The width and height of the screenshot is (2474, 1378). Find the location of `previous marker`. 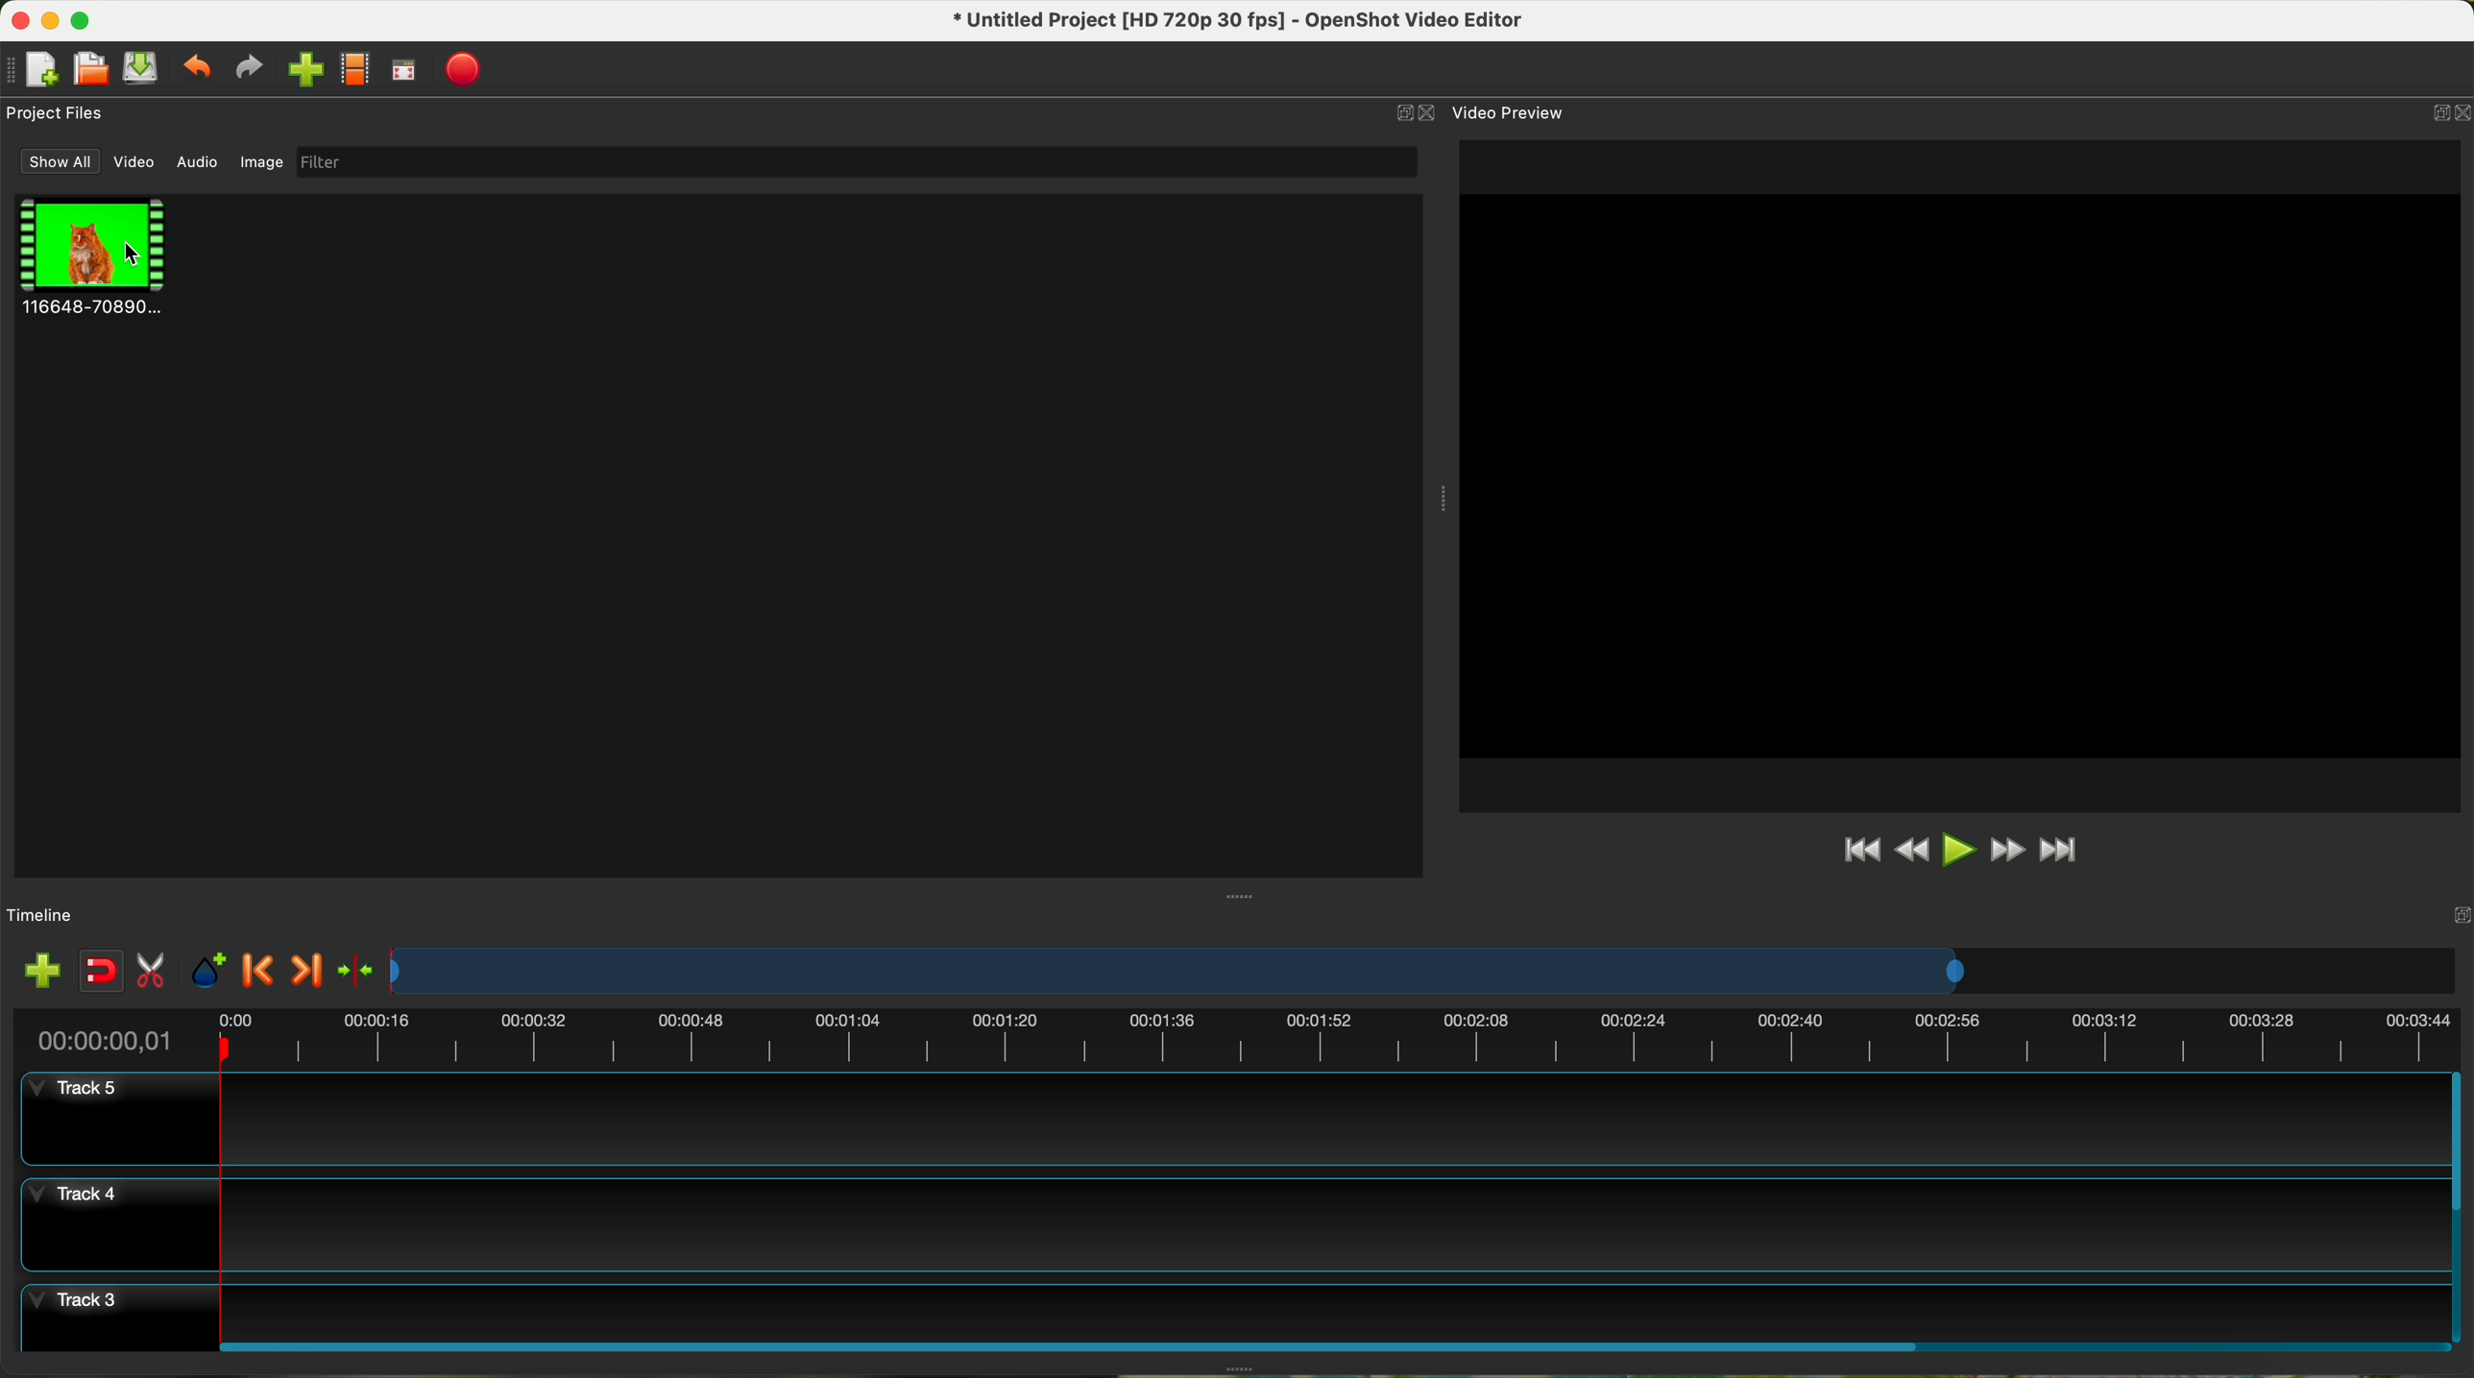

previous marker is located at coordinates (259, 970).